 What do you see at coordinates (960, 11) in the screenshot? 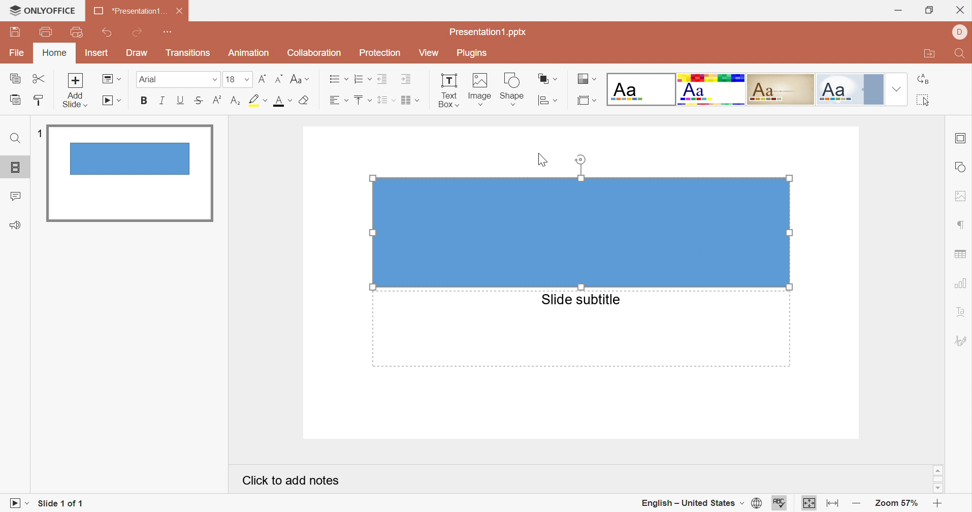
I see `Close` at bounding box center [960, 11].